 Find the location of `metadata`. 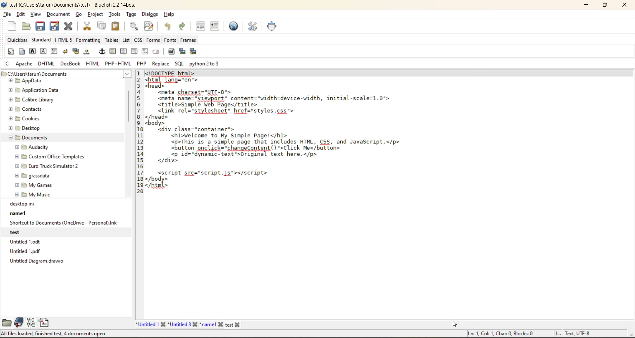

metadata is located at coordinates (529, 334).